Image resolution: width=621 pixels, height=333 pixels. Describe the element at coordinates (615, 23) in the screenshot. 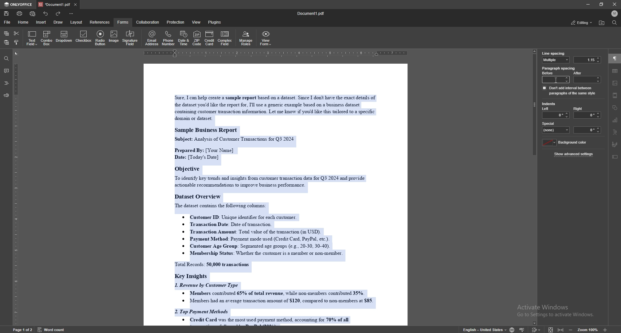

I see `find` at that location.